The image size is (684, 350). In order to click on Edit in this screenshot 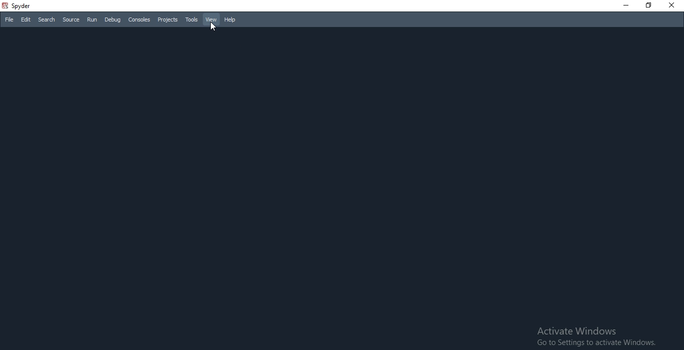, I will do `click(27, 20)`.